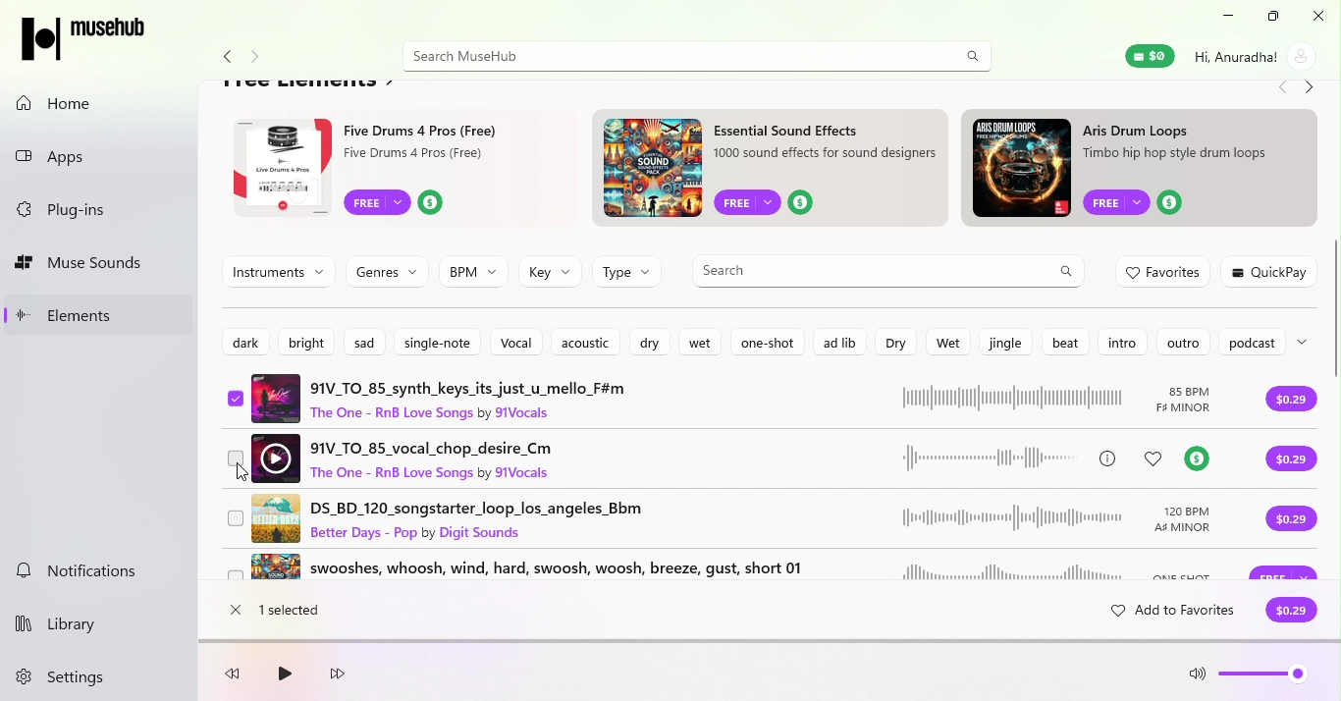 Image resolution: width=1341 pixels, height=701 pixels. I want to click on MuseHub logo, so click(88, 37).